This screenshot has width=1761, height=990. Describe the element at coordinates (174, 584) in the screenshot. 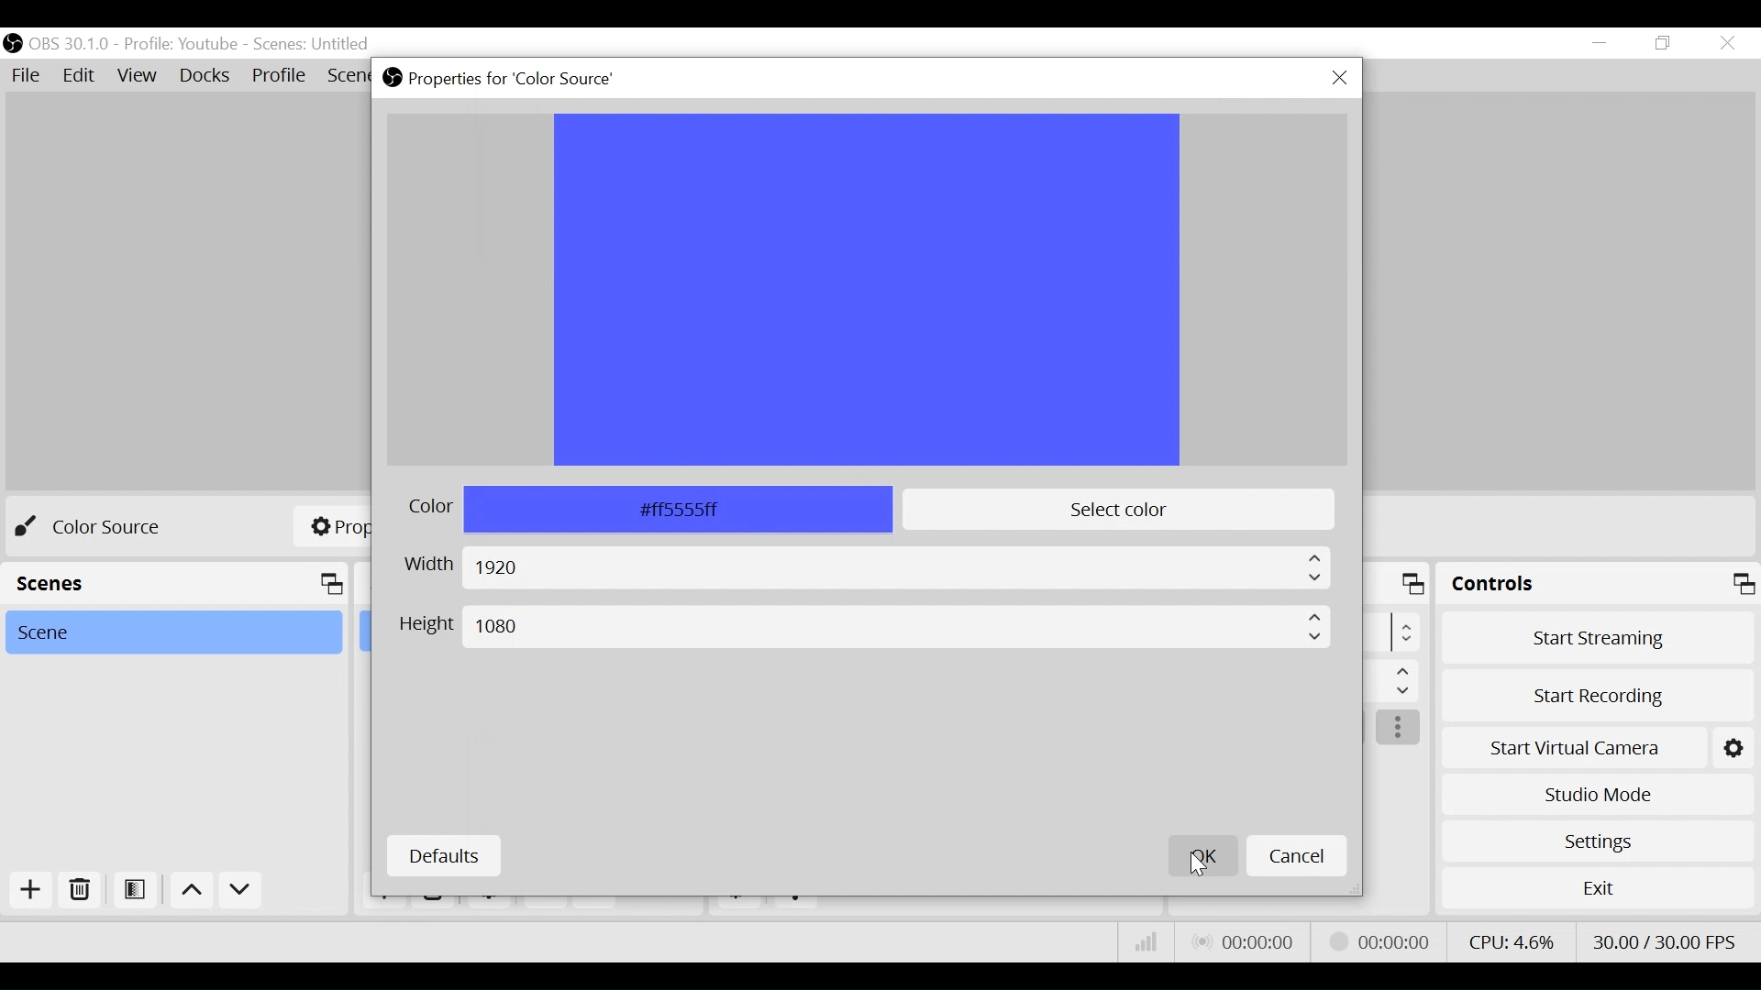

I see `Scenes` at that location.